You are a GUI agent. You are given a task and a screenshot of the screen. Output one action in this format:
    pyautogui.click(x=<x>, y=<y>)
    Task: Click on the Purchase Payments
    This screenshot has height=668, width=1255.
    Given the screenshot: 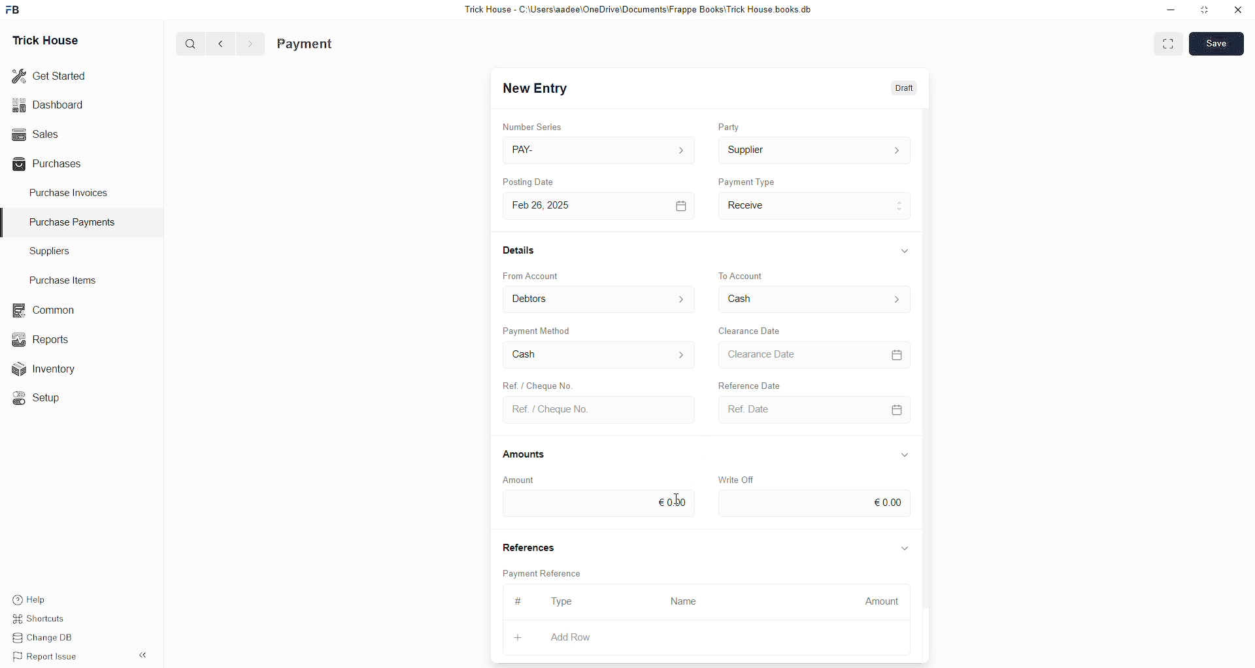 What is the action you would take?
    pyautogui.click(x=76, y=222)
    